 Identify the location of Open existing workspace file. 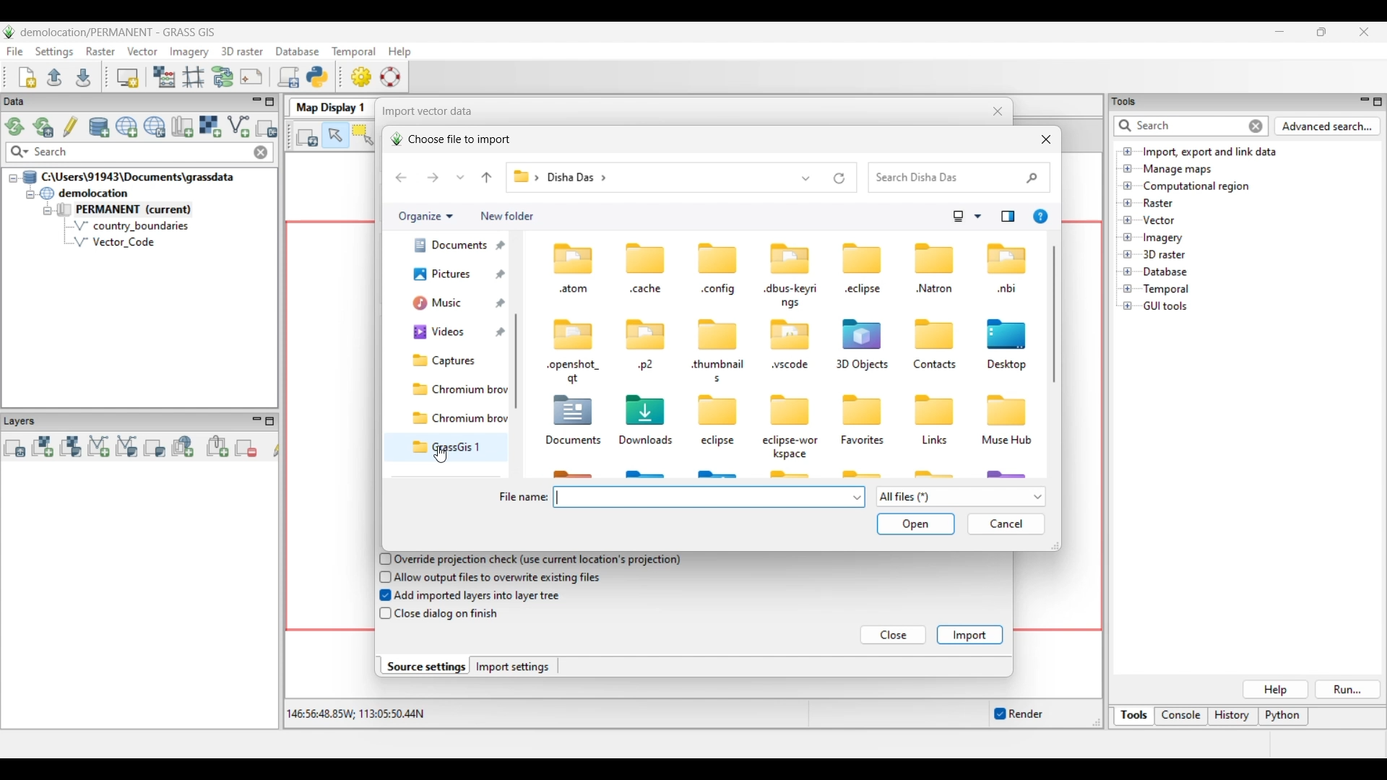
(54, 77).